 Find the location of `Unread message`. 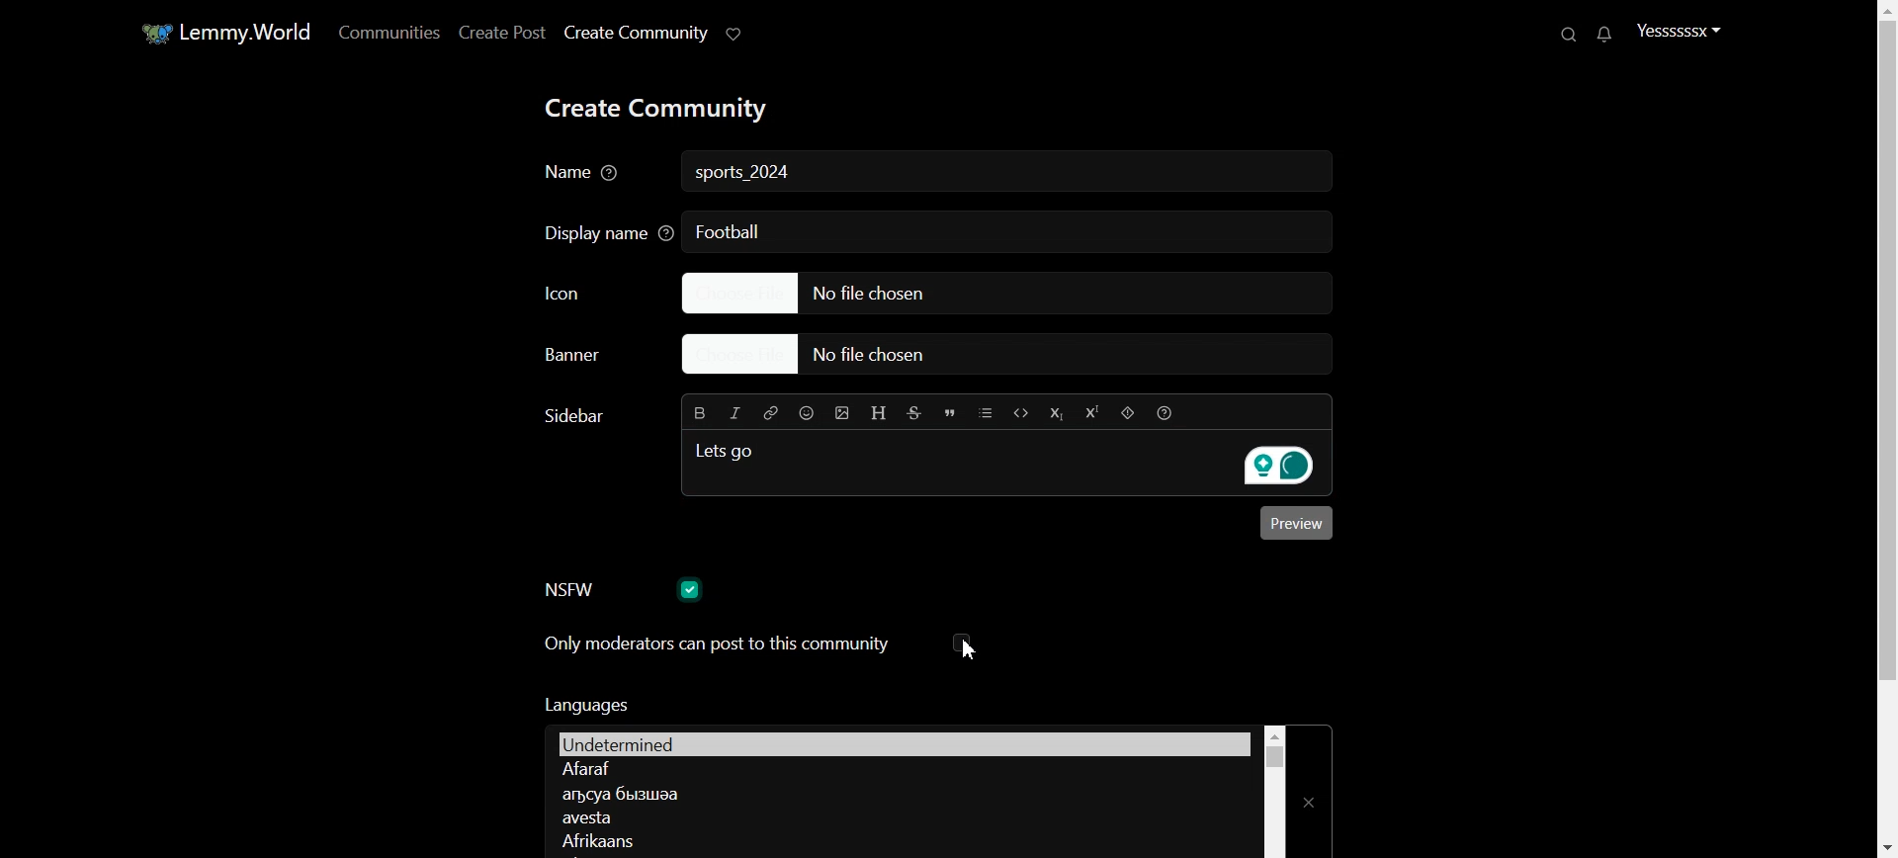

Unread message is located at coordinates (1602, 35).